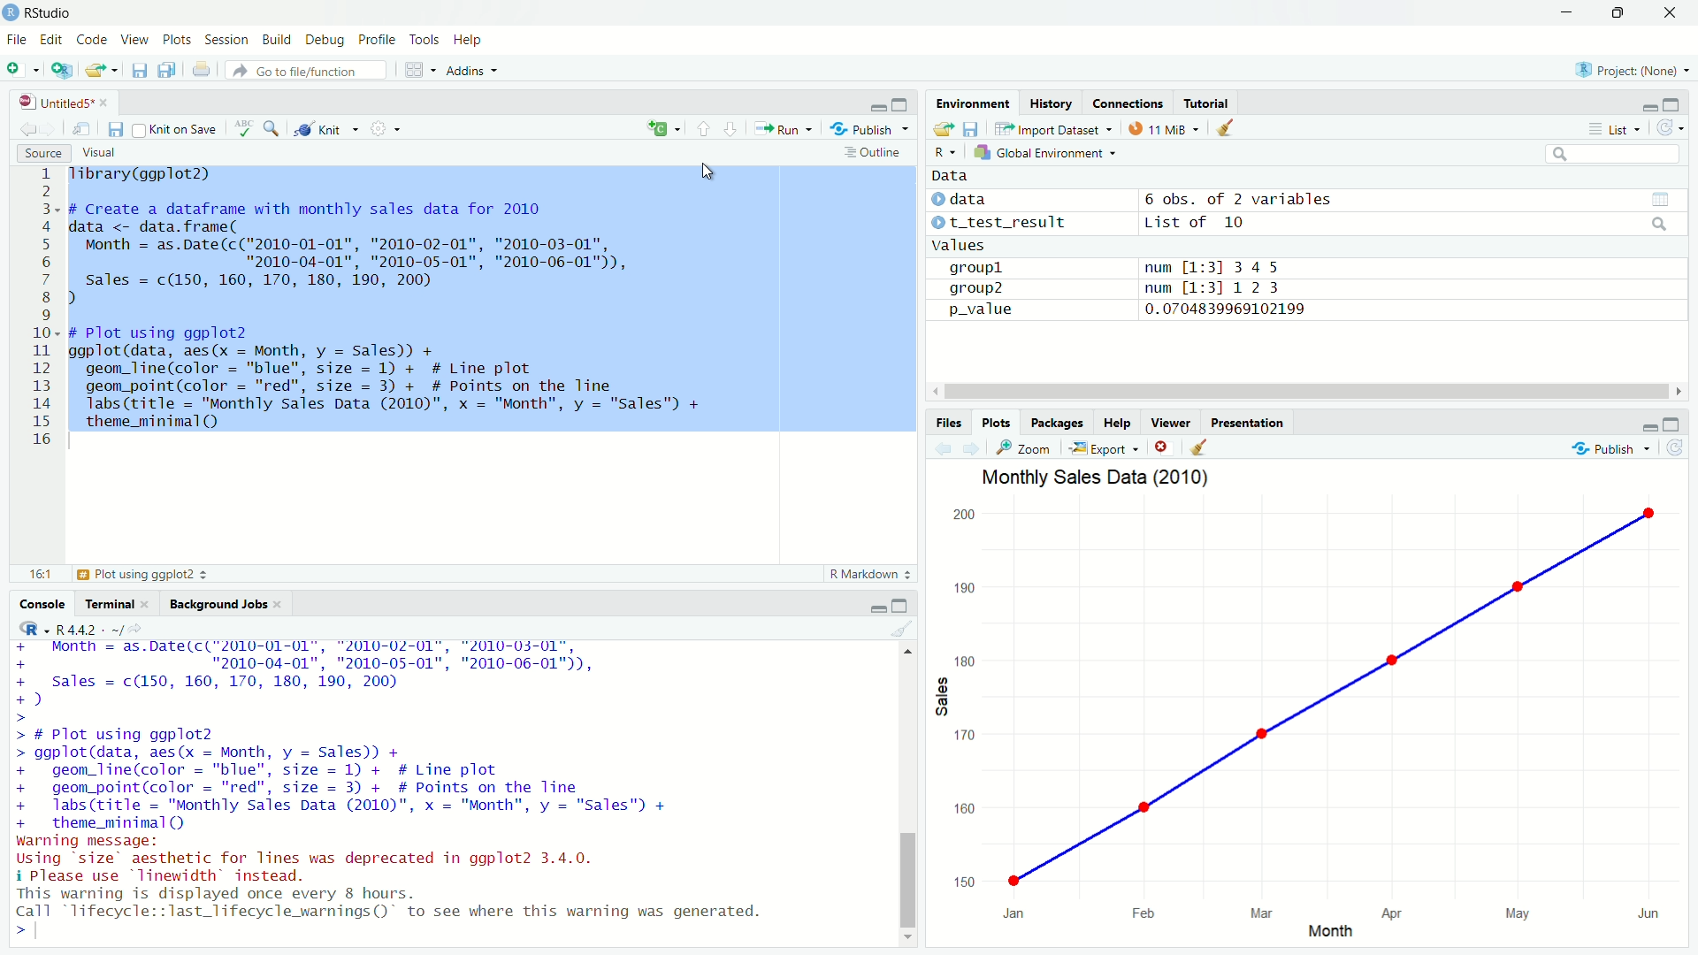 This screenshot has width=1698, height=955. Describe the element at coordinates (200, 69) in the screenshot. I see `print current file` at that location.